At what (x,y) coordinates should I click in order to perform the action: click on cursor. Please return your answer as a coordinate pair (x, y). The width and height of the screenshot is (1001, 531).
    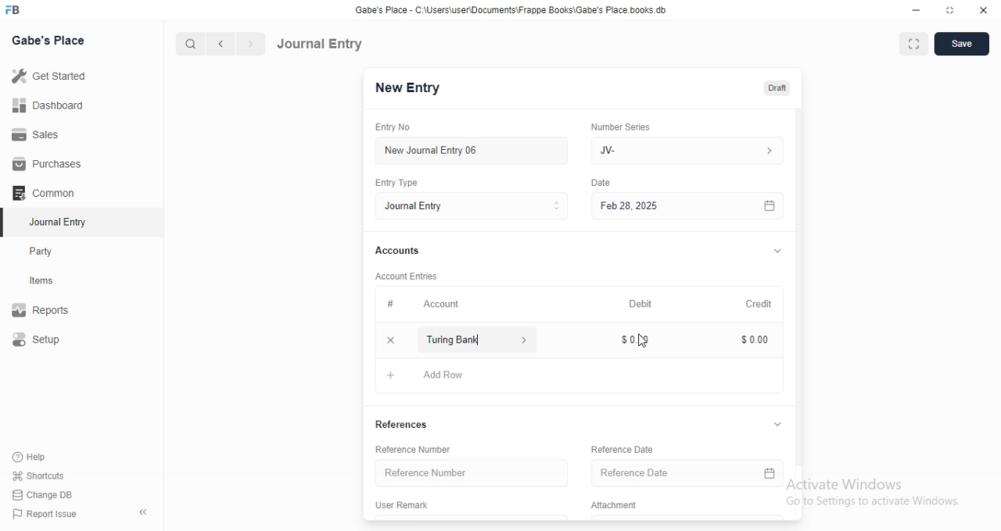
    Looking at the image, I should click on (641, 341).